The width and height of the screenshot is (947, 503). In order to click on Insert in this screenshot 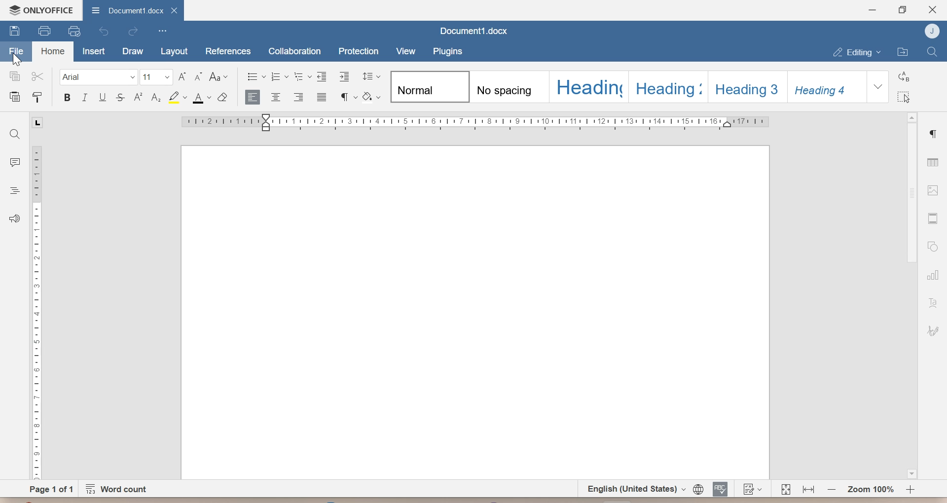, I will do `click(94, 51)`.